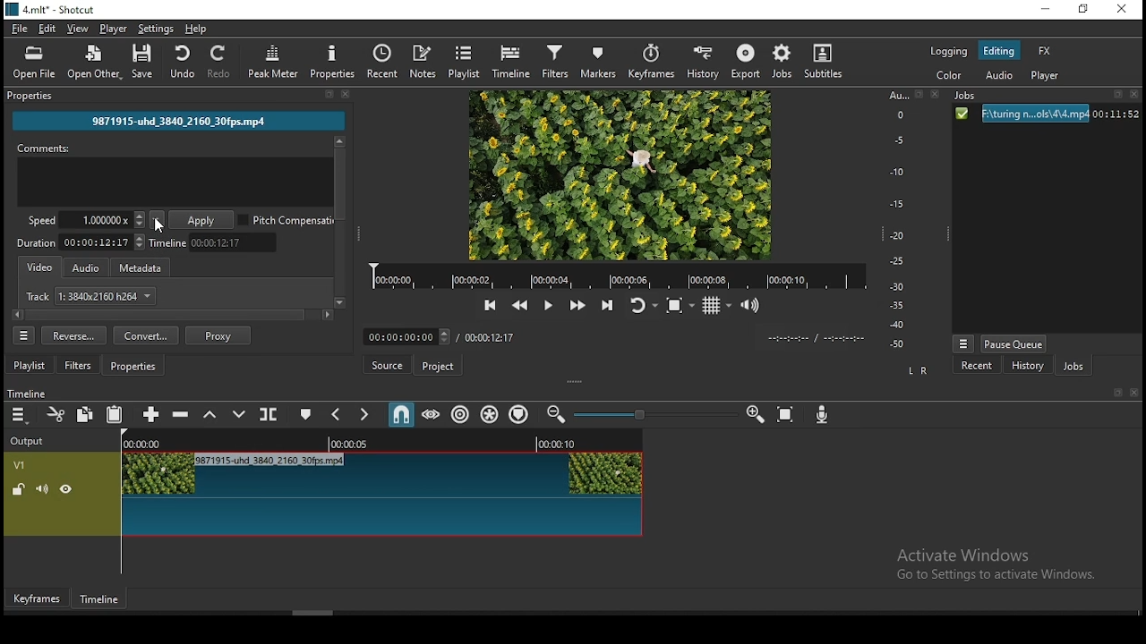 The image size is (1146, 644). Describe the element at coordinates (519, 306) in the screenshot. I see `play quickly backwards` at that location.